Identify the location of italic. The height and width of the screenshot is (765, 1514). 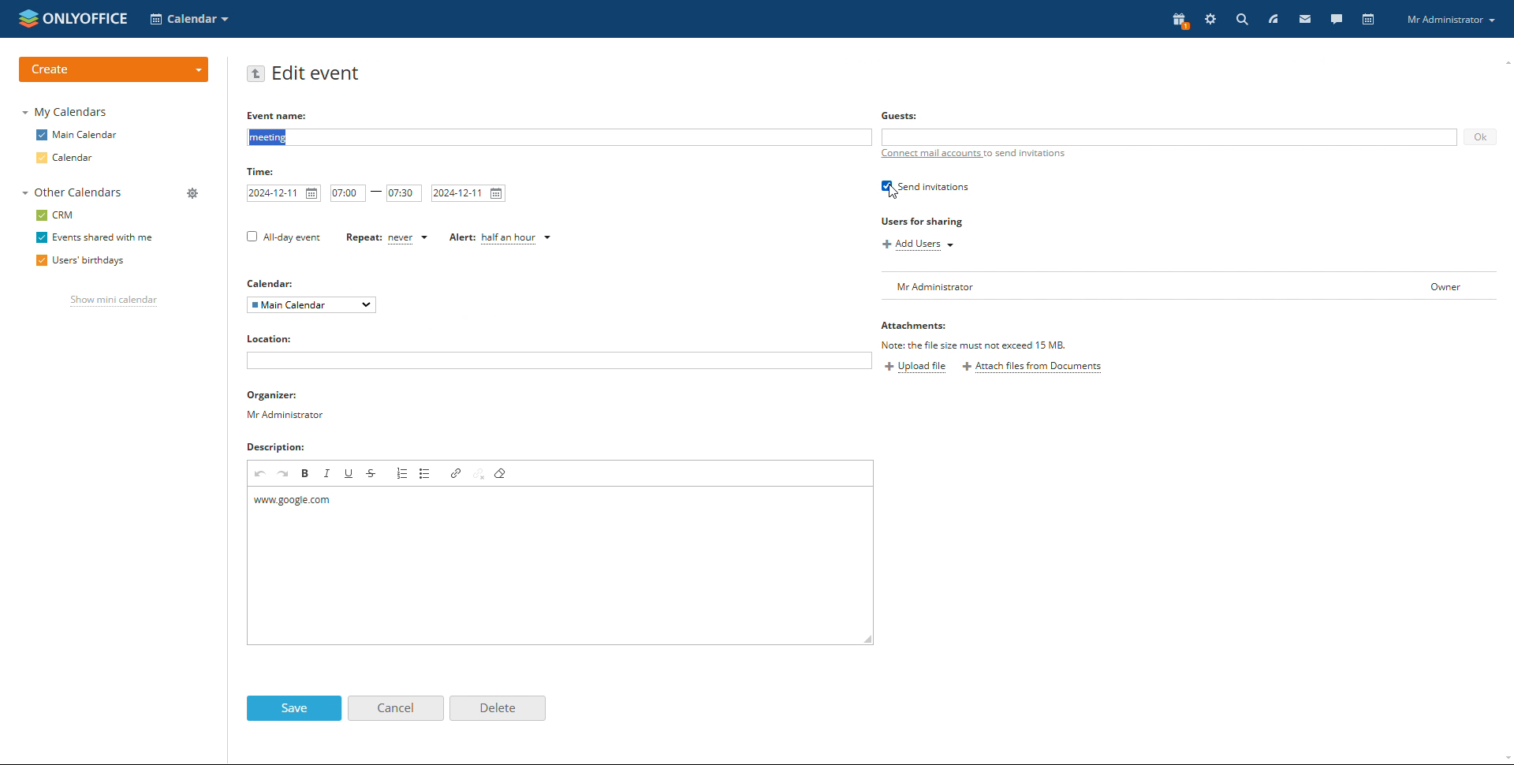
(327, 474).